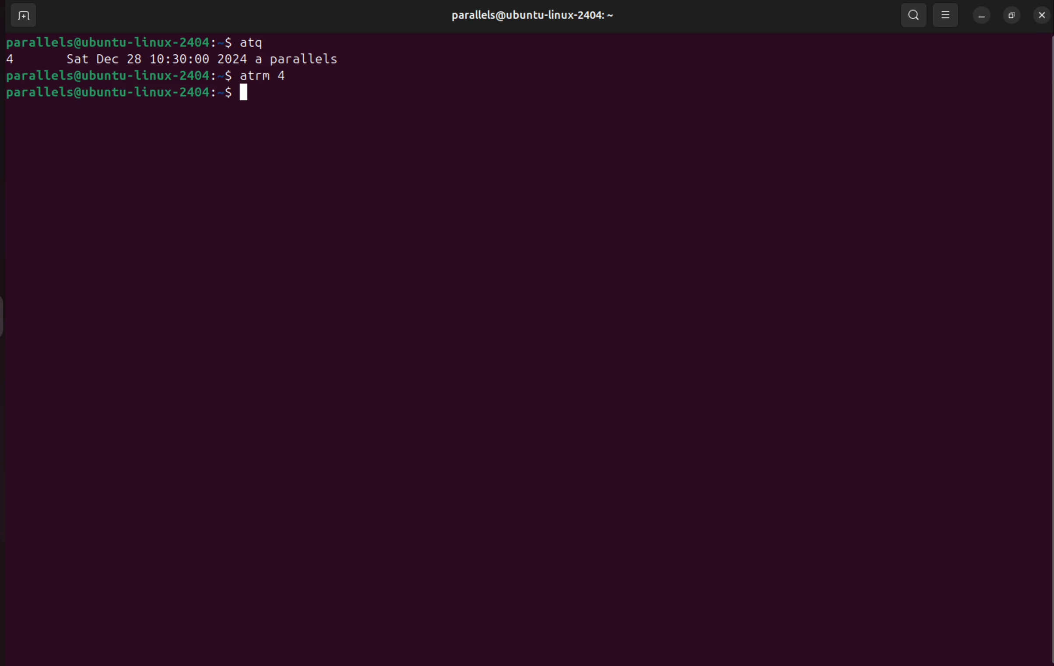 This screenshot has width=1054, height=666. I want to click on search, so click(915, 16).